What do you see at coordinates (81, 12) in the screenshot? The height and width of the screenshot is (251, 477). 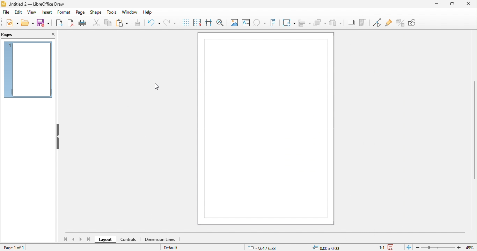 I see `page` at bounding box center [81, 12].